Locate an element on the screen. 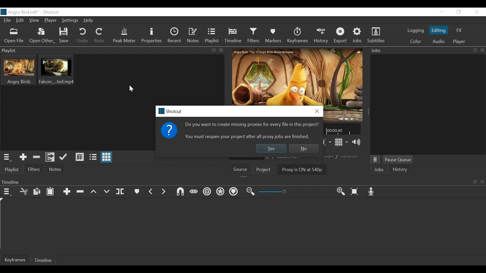 This screenshot has height=273, width=486. Save is located at coordinates (64, 36).